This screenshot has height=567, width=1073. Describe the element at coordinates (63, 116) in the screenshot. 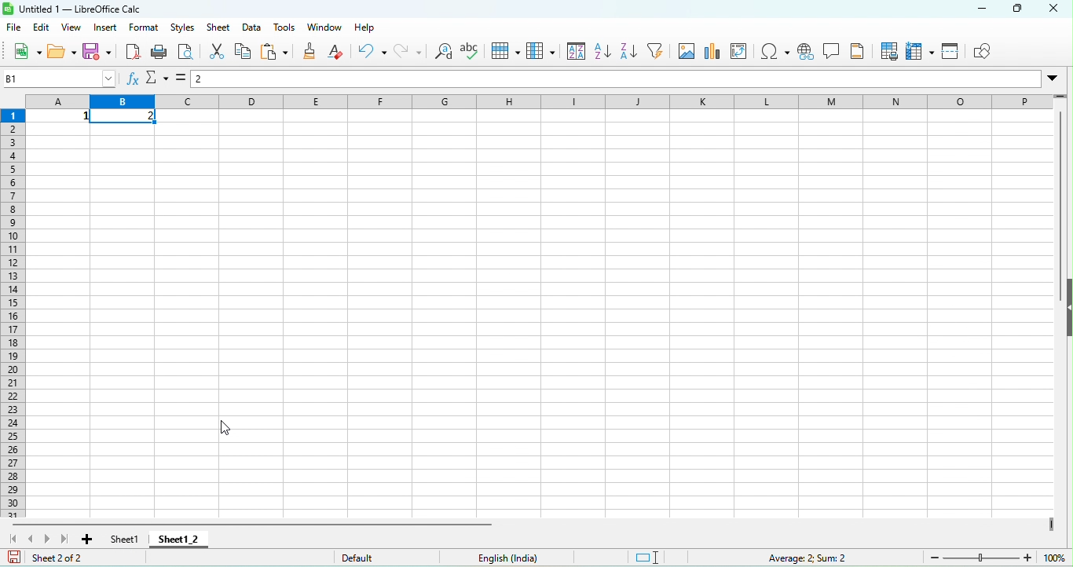

I see `1` at that location.